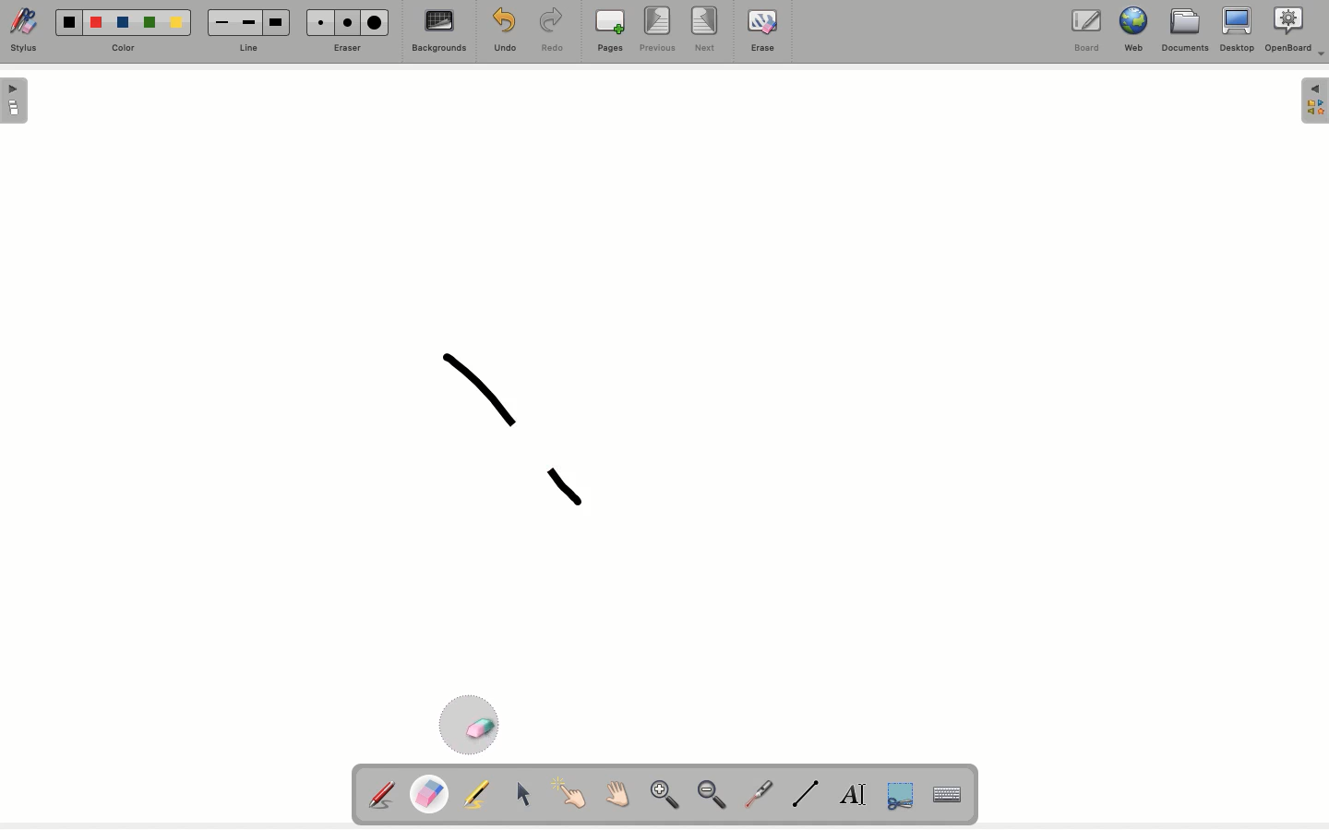  Describe the element at coordinates (440, 34) in the screenshot. I see `Backgrounds` at that location.